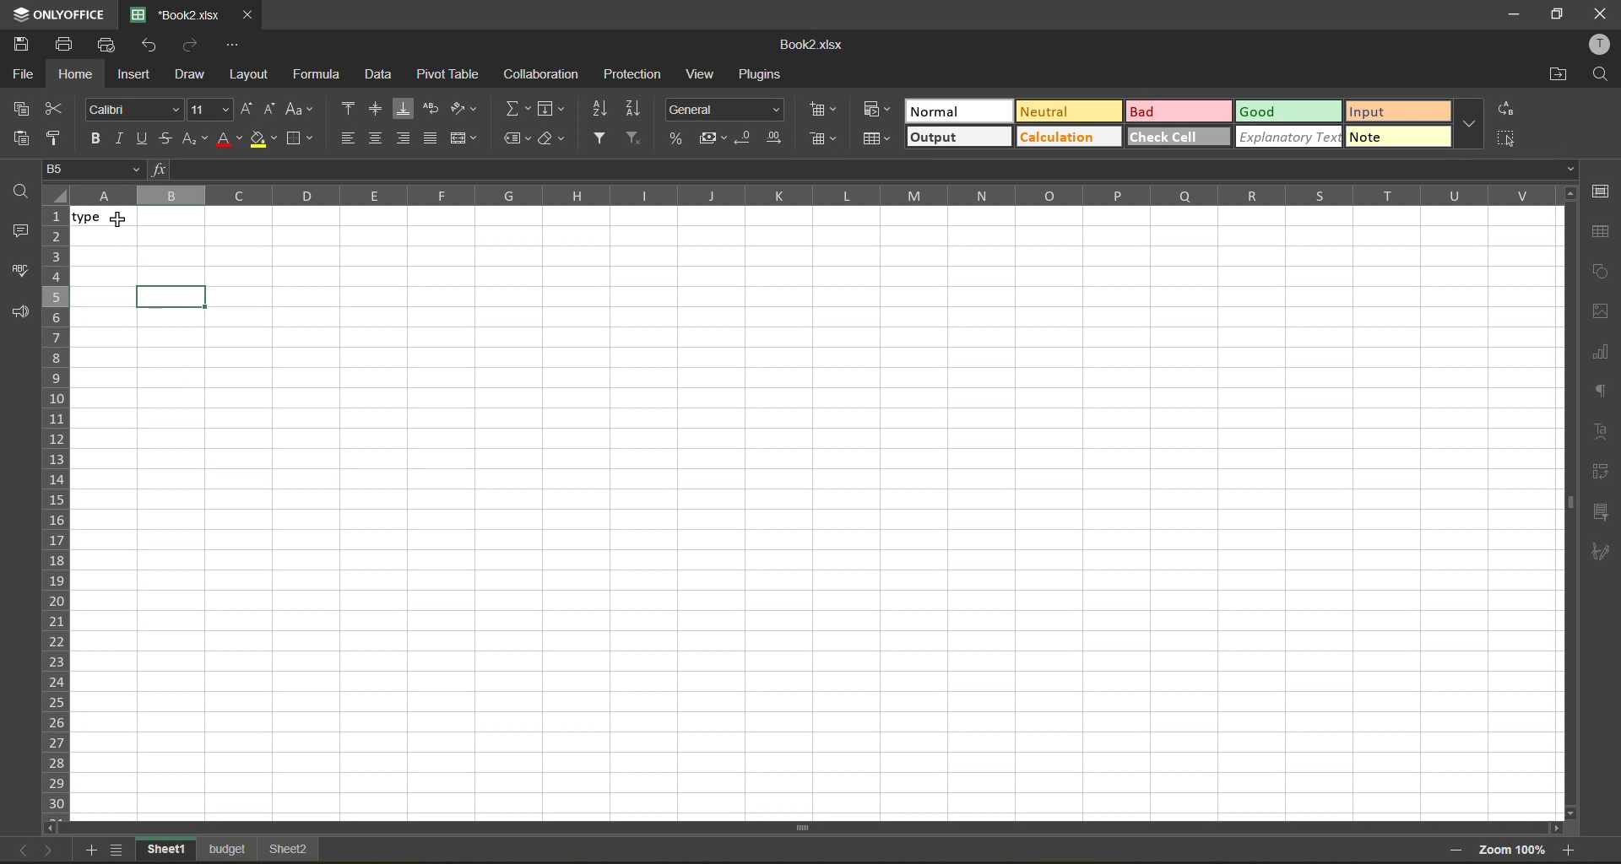 This screenshot has height=864, width=1621. I want to click on clear, so click(550, 140).